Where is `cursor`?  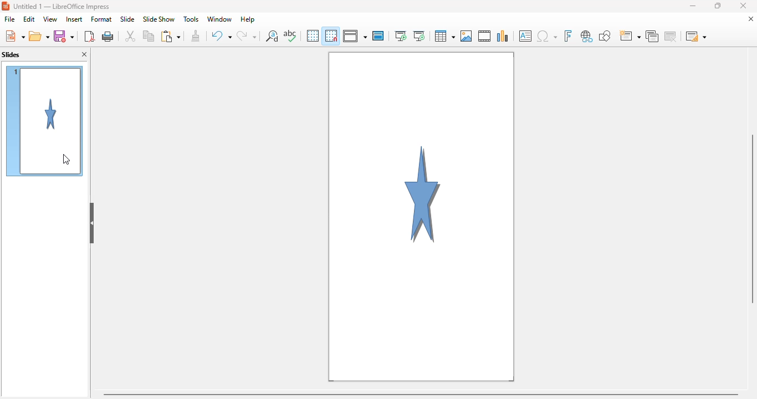 cursor is located at coordinates (67, 159).